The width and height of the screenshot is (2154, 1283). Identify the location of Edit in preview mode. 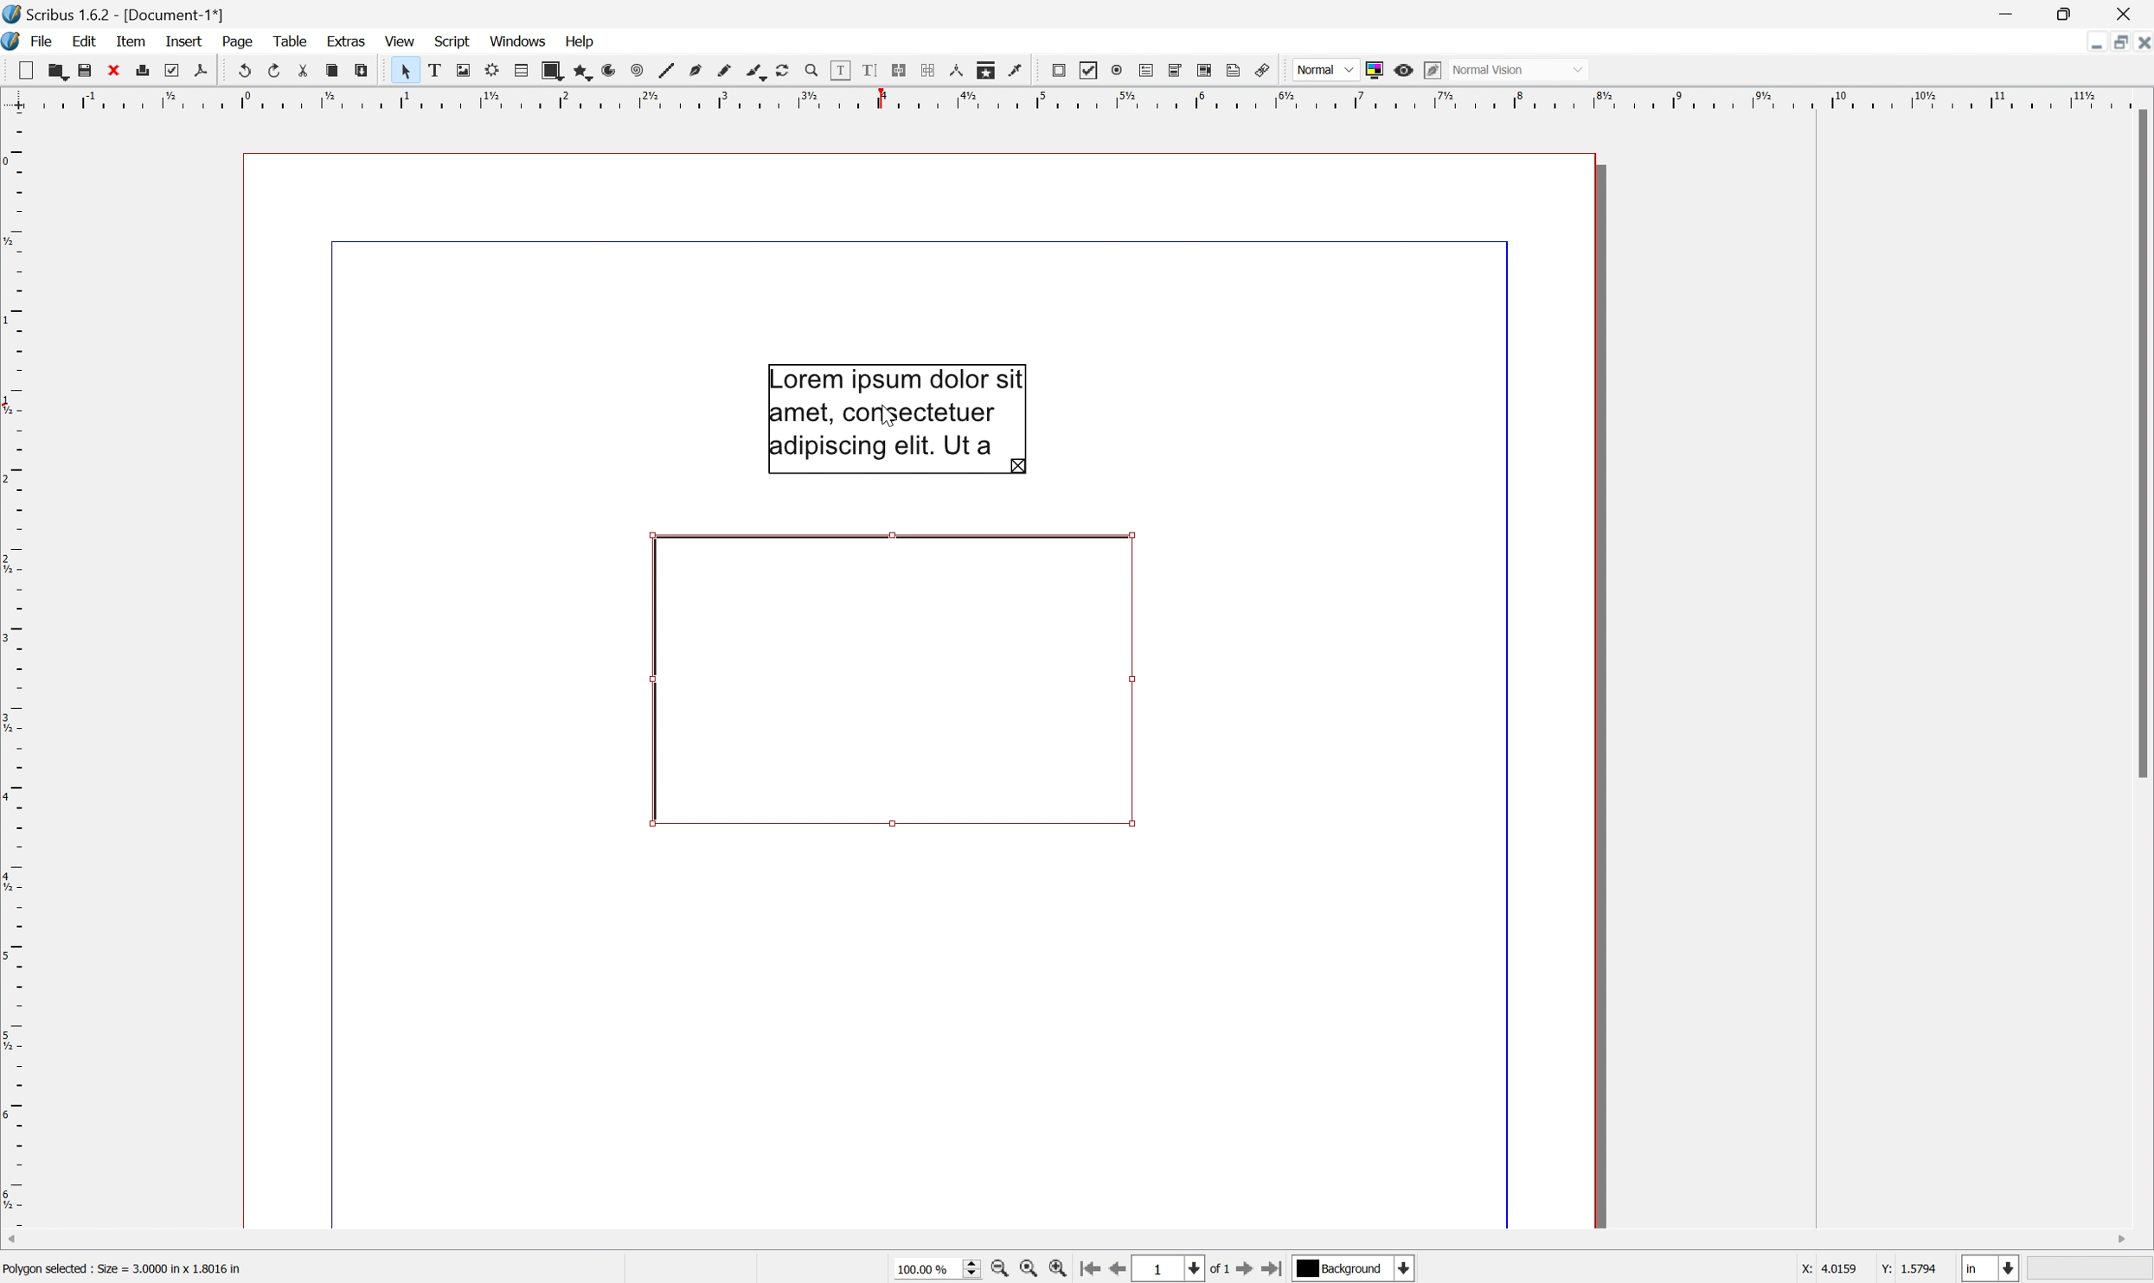
(1434, 69).